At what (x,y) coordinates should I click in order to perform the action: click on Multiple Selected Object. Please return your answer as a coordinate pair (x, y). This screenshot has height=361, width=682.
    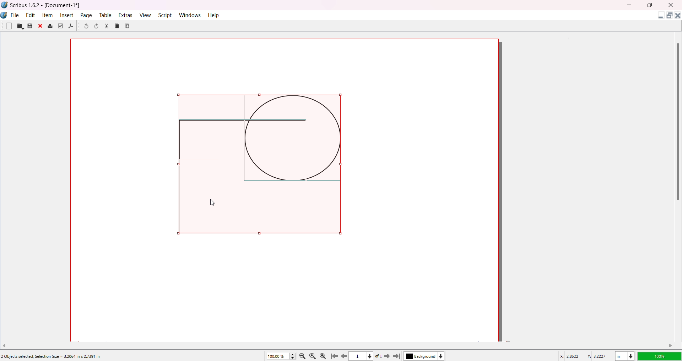
    Looking at the image, I should click on (258, 167).